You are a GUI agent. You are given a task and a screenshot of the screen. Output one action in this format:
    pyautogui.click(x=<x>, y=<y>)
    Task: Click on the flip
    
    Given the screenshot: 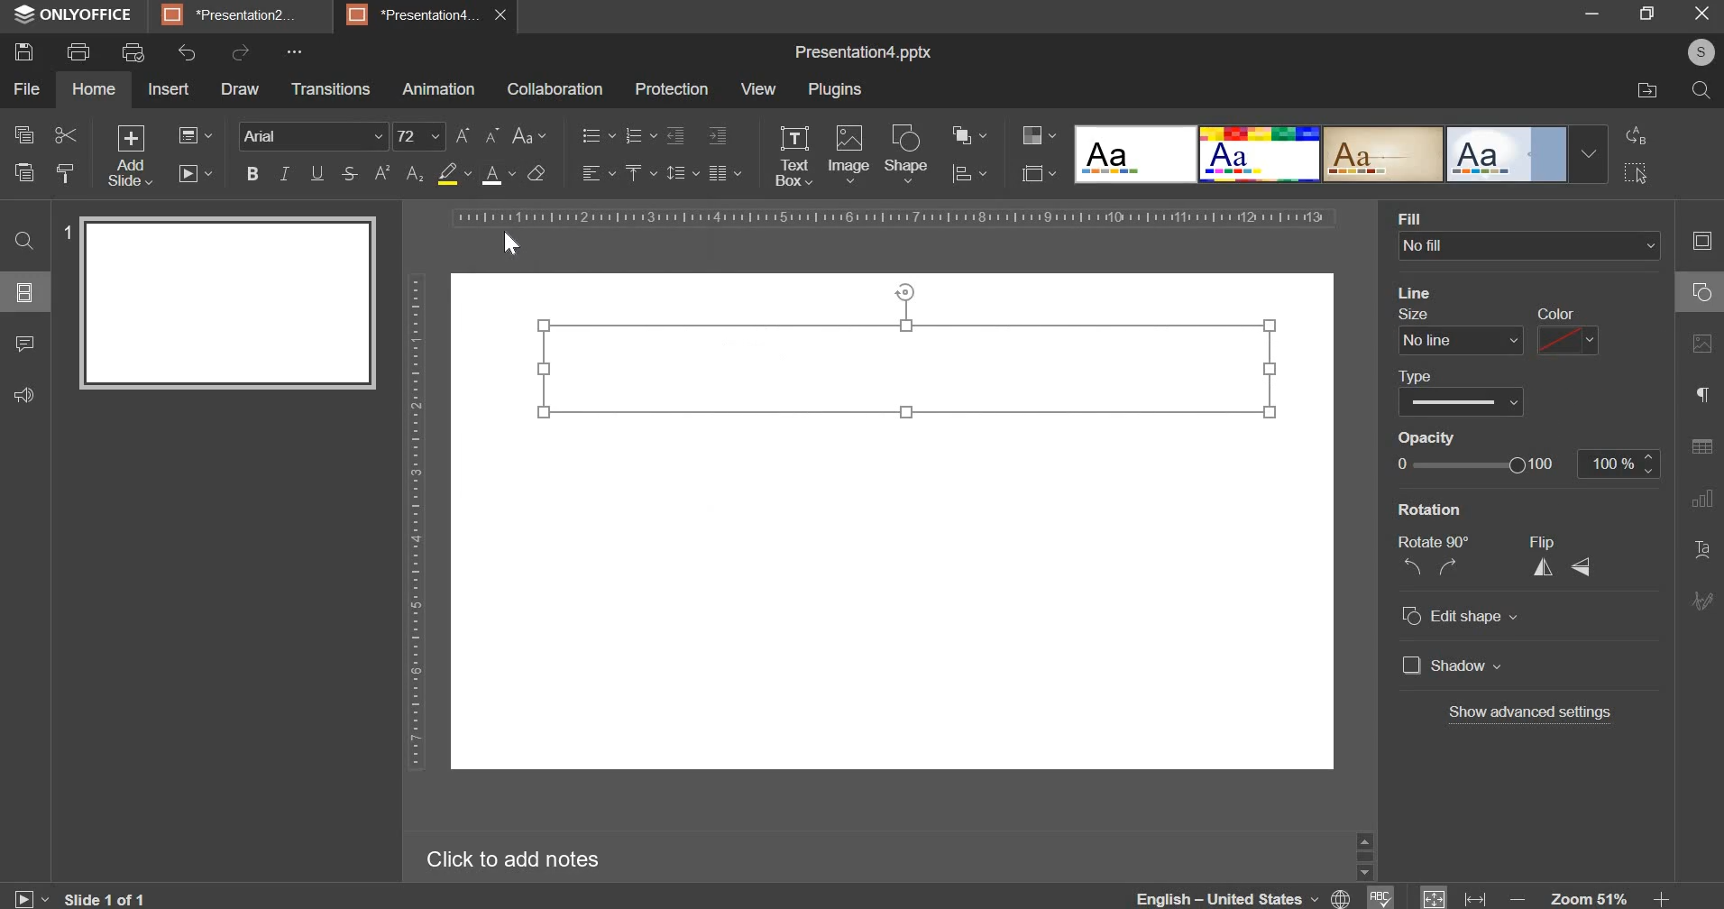 What is the action you would take?
    pyautogui.click(x=1548, y=542)
    